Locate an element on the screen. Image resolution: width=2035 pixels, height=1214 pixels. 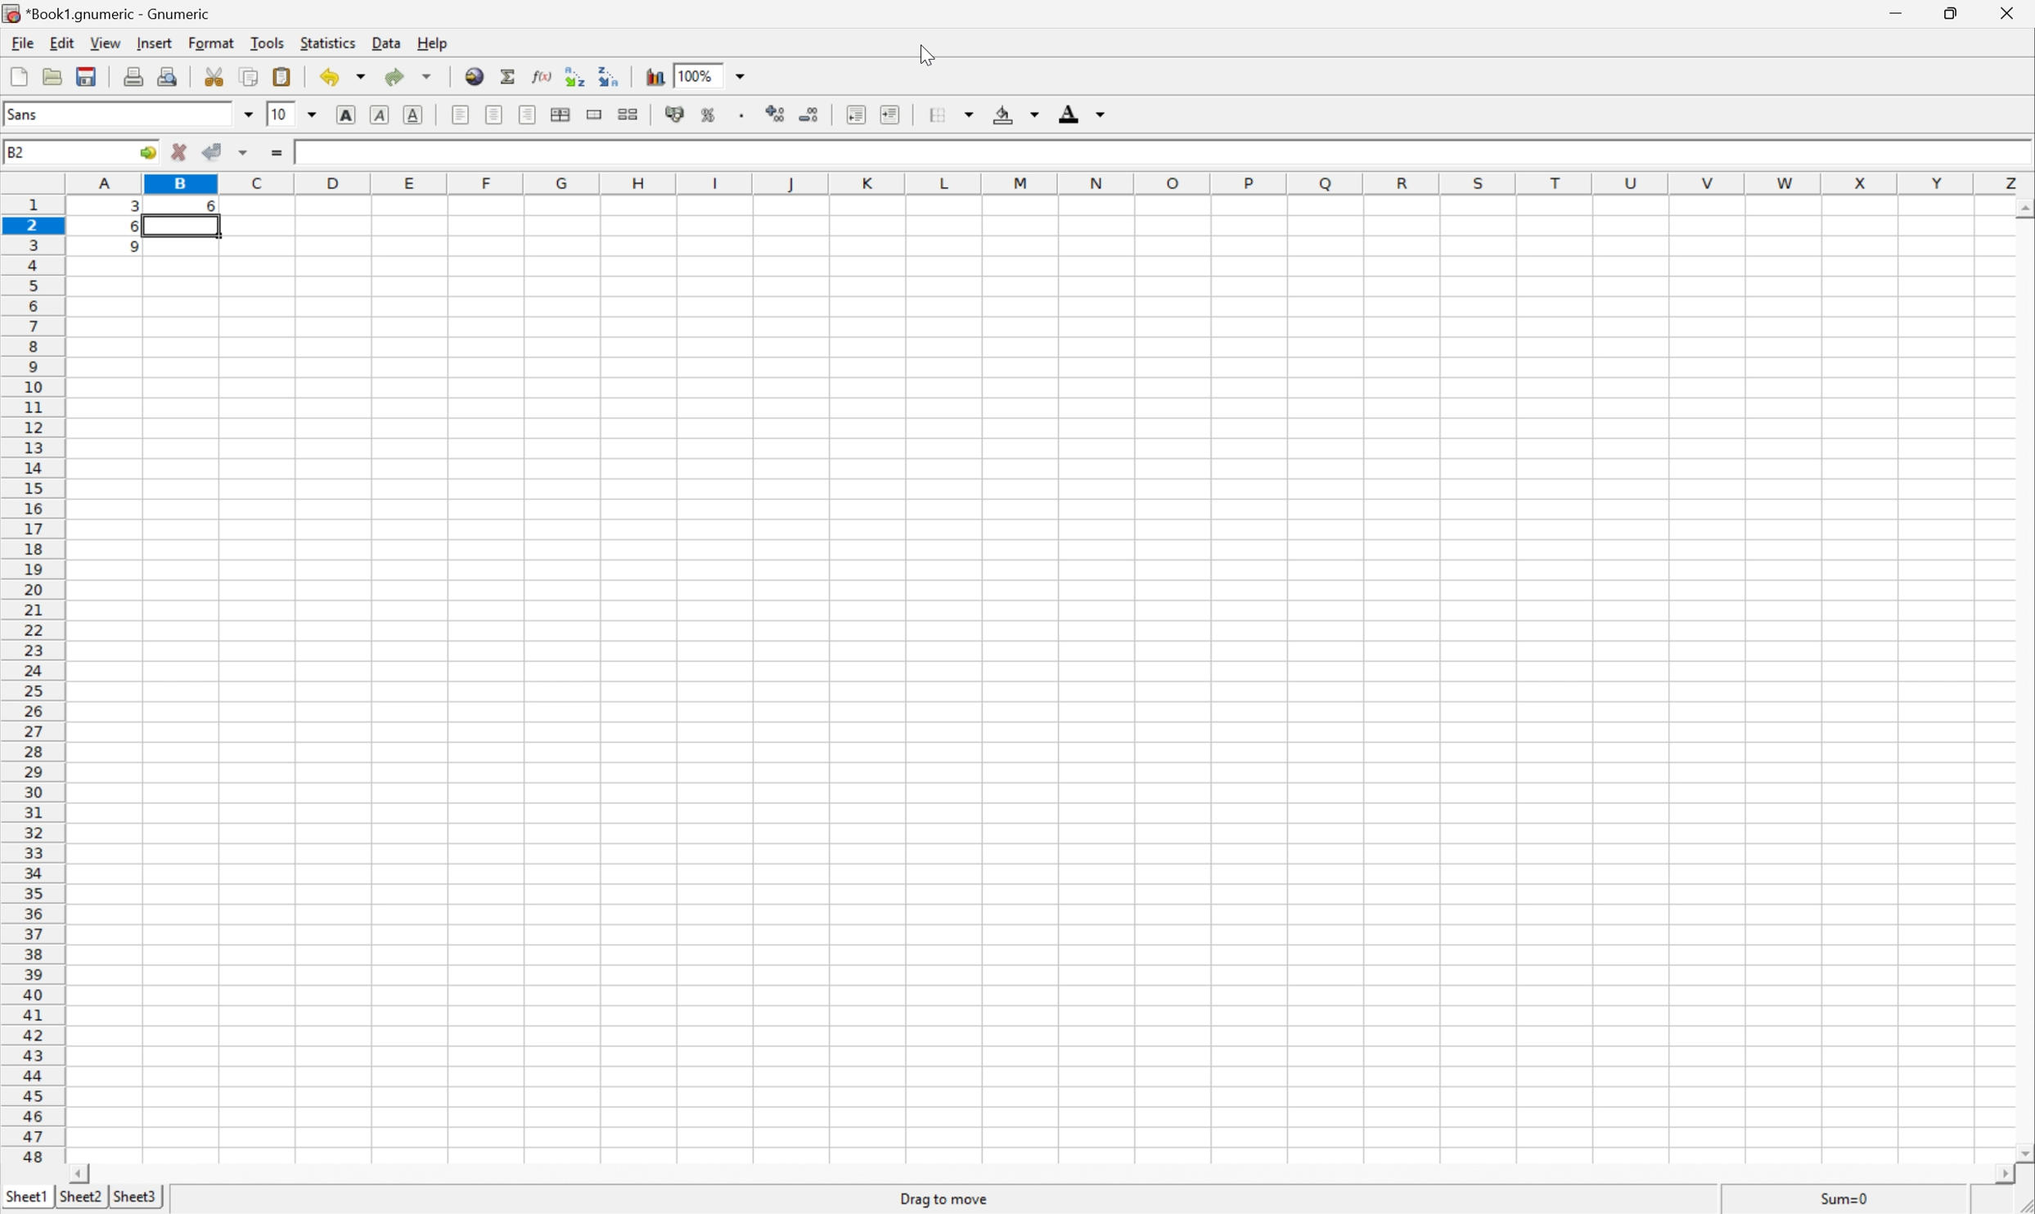
Restore Down is located at coordinates (1952, 13).